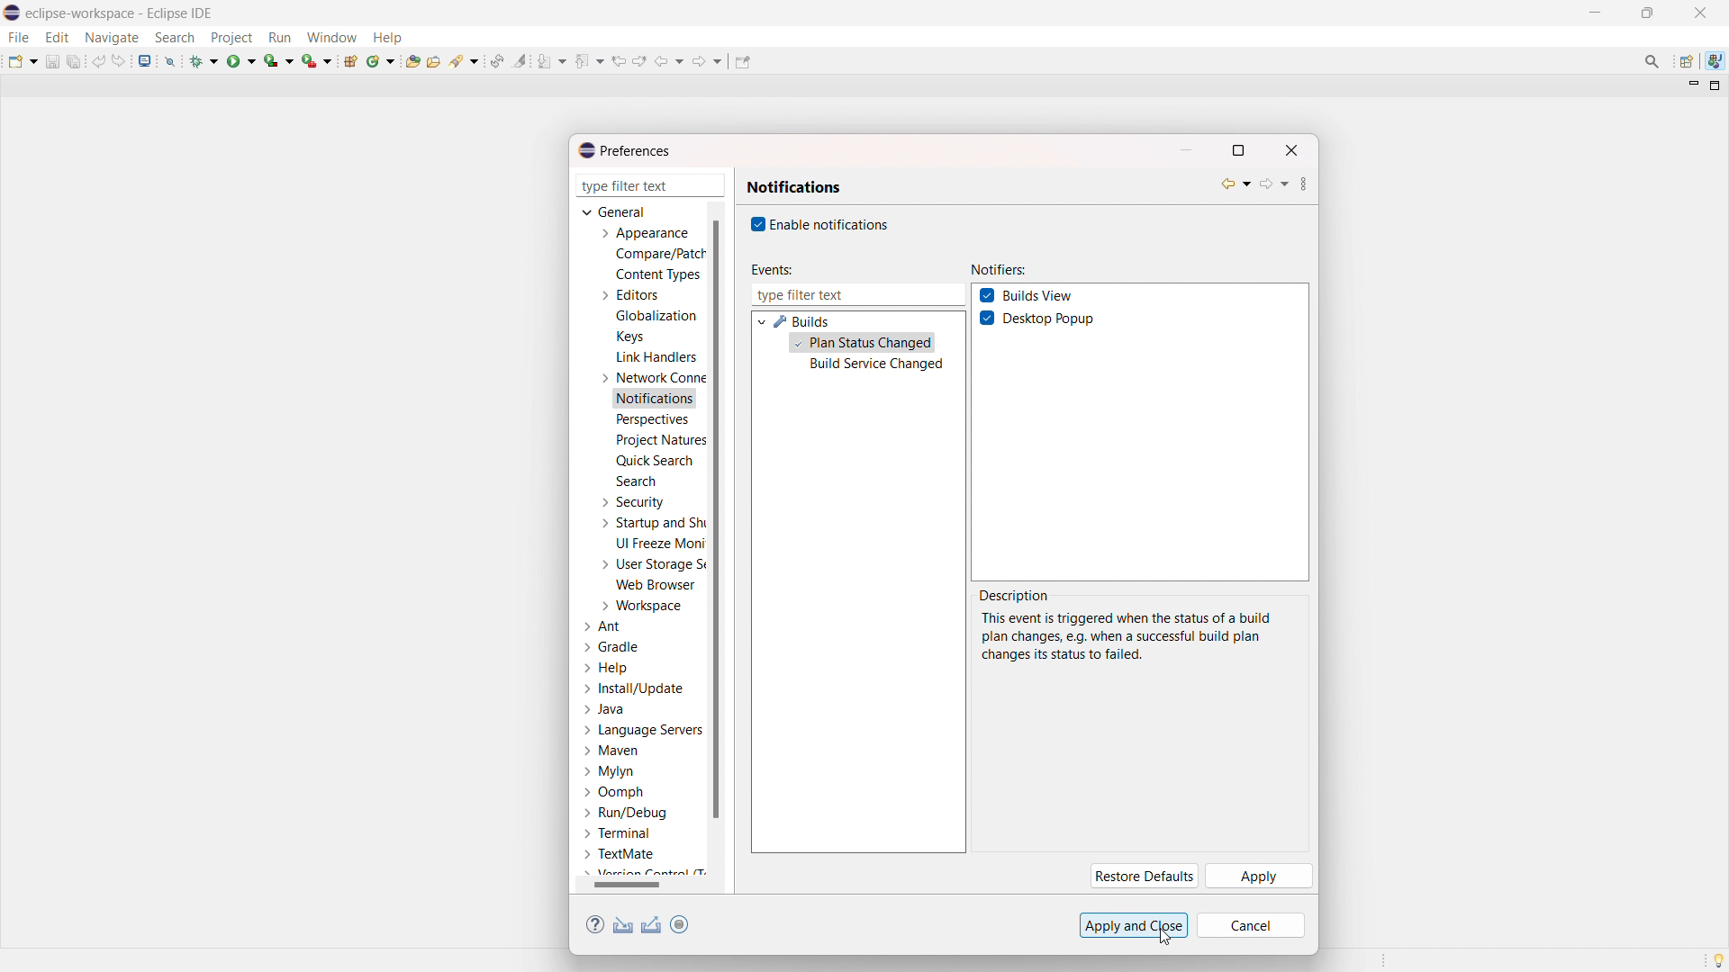  What do you see at coordinates (857, 295) in the screenshot?
I see `type filter text` at bounding box center [857, 295].